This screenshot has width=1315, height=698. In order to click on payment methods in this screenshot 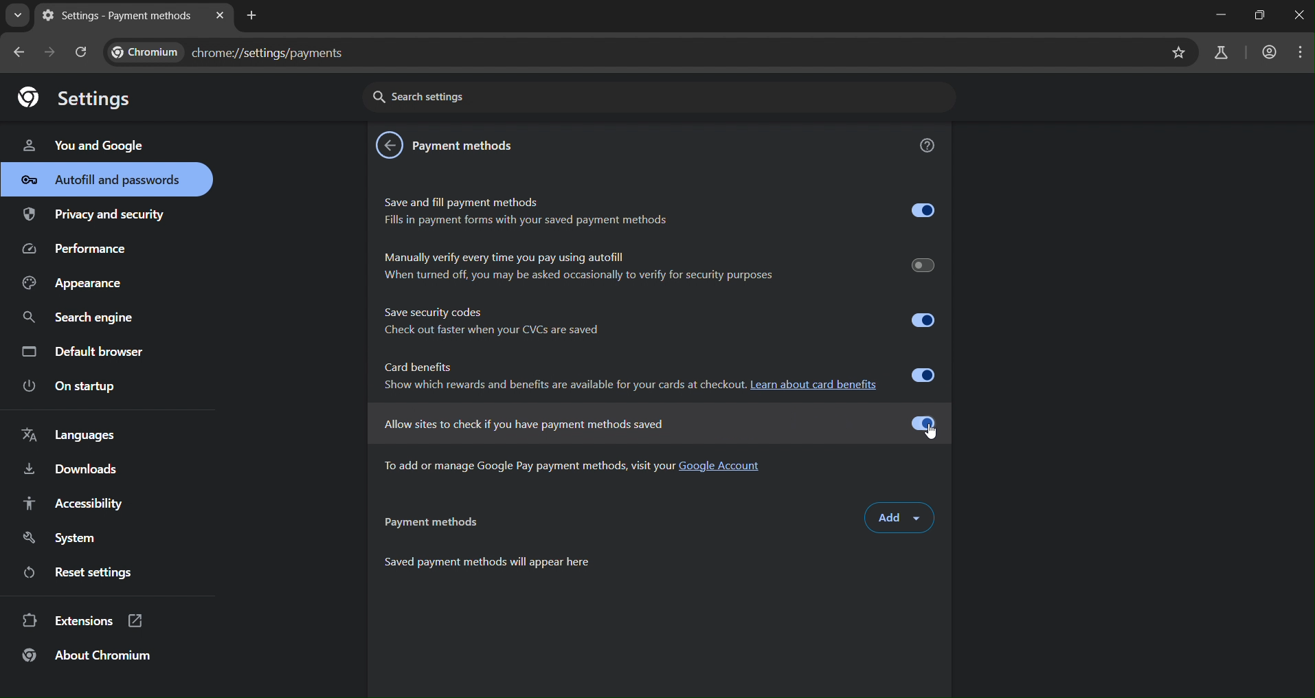, I will do `click(466, 147)`.